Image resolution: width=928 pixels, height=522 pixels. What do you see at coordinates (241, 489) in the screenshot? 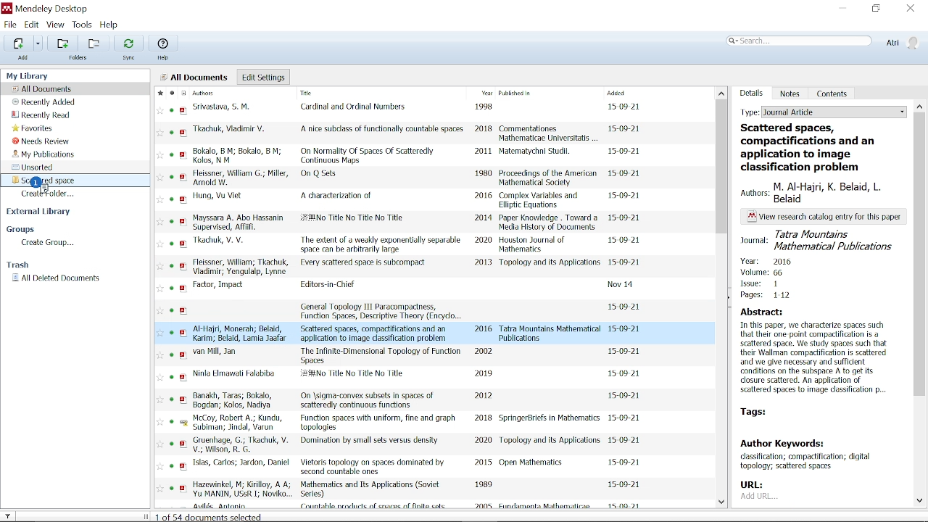
I see `authors` at bounding box center [241, 489].